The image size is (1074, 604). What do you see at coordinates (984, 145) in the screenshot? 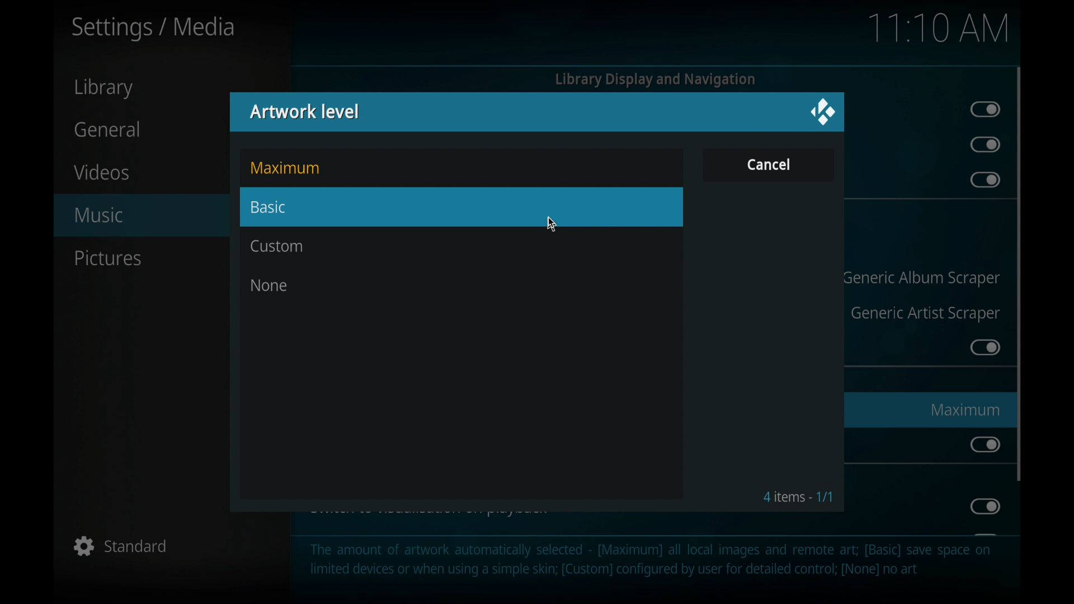
I see `toggle button` at bounding box center [984, 145].